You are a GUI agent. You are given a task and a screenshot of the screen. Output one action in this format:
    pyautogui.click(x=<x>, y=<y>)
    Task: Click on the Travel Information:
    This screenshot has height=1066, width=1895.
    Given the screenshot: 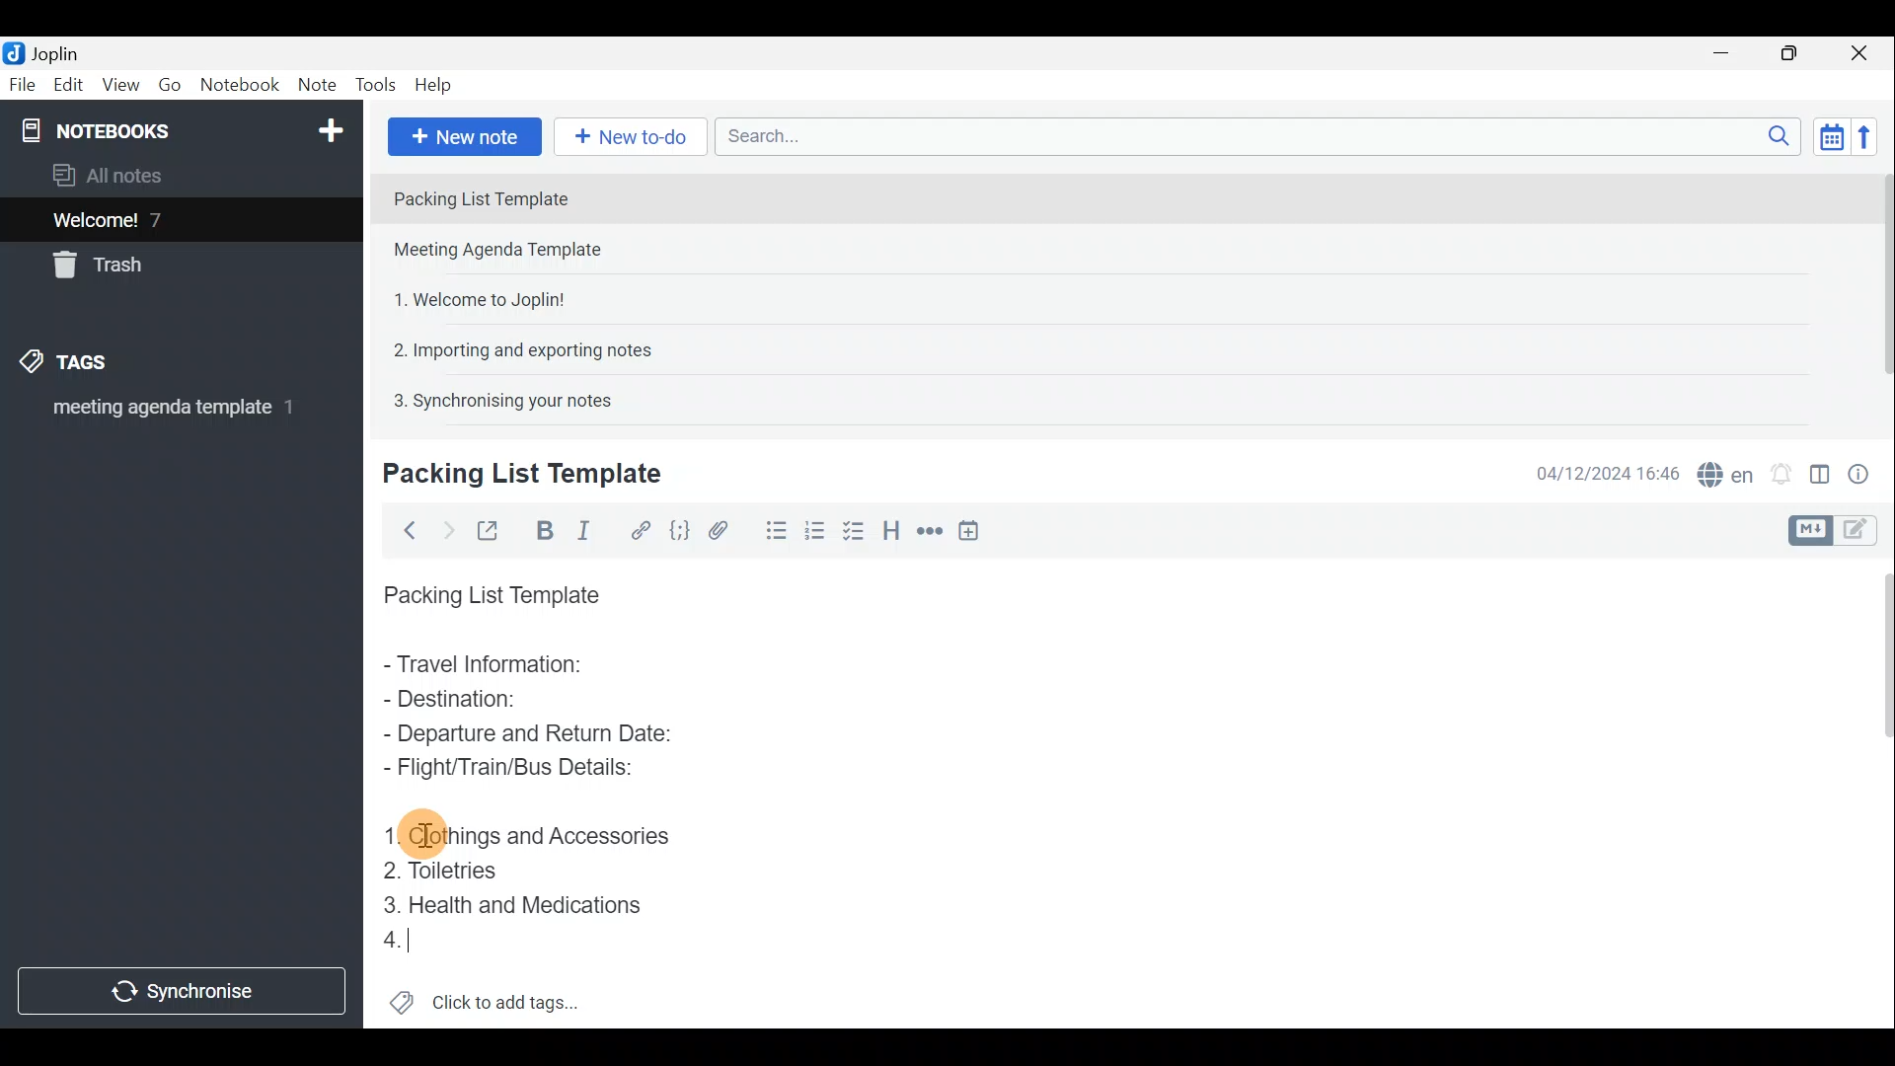 What is the action you would take?
    pyautogui.click(x=500, y=666)
    